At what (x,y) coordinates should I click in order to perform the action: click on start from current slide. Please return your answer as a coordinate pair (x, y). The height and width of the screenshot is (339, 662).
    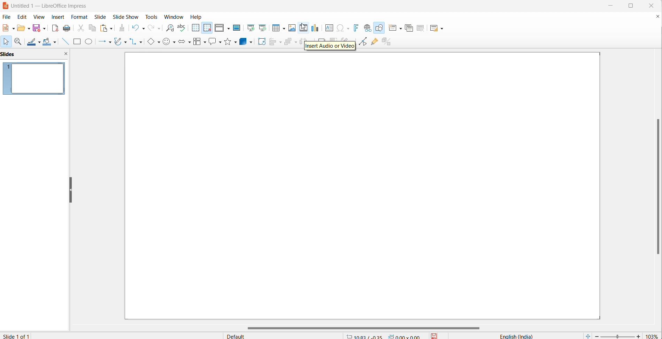
    Looking at the image, I should click on (263, 27).